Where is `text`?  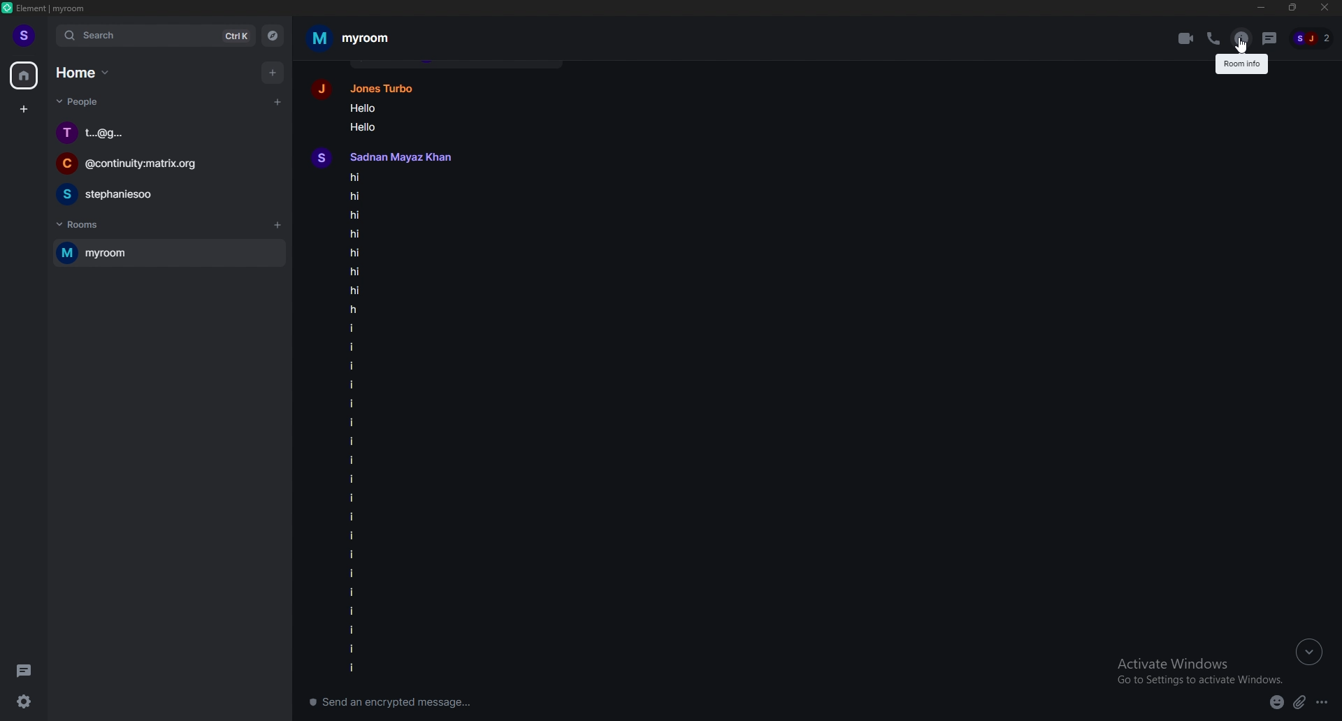 text is located at coordinates (384, 115).